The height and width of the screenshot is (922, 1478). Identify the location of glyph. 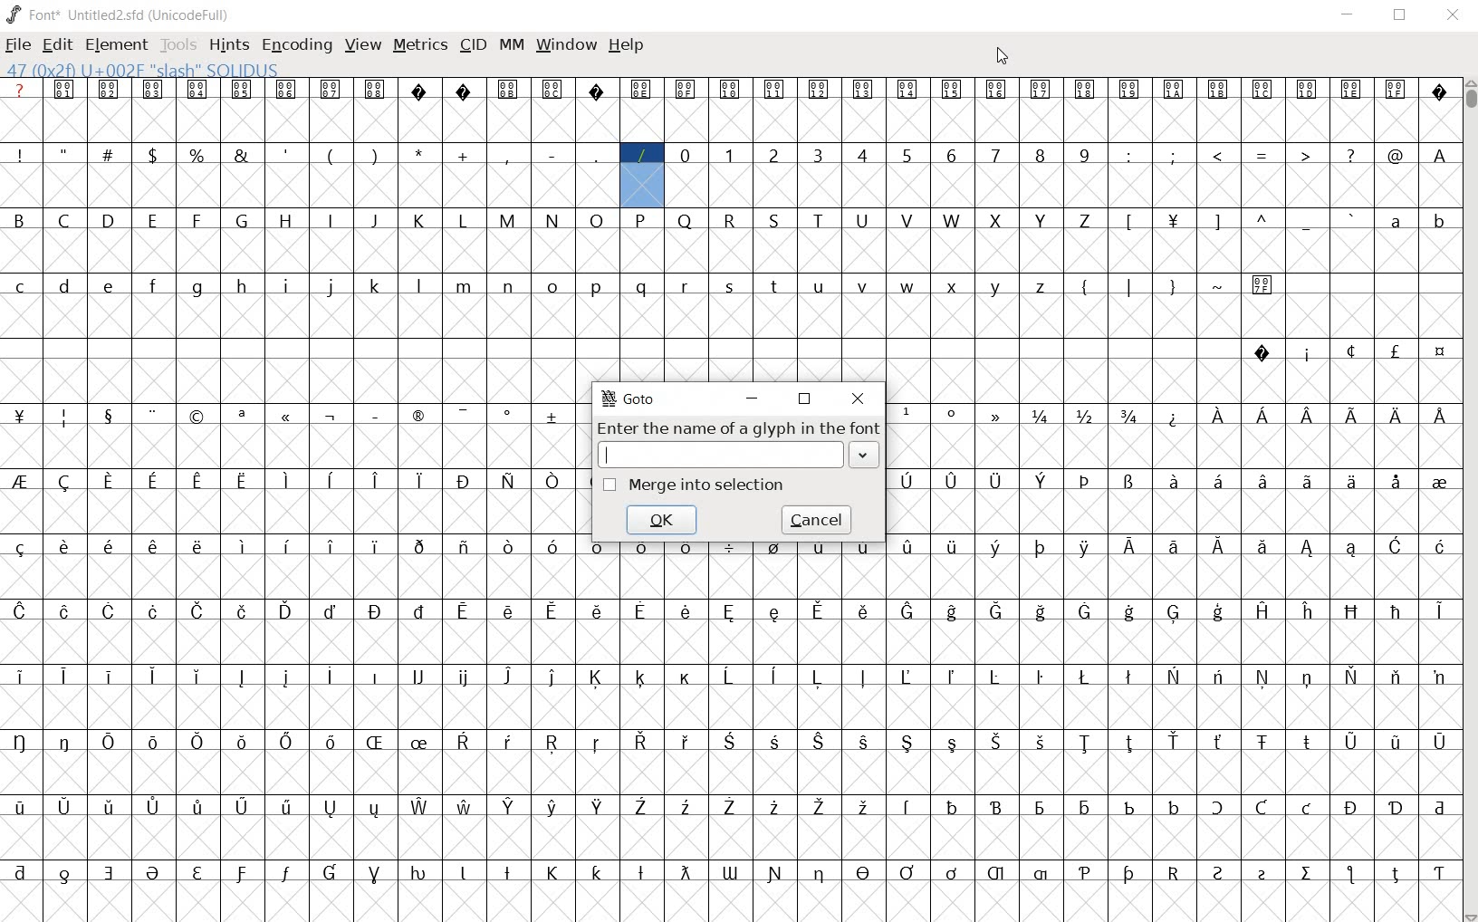
(417, 873).